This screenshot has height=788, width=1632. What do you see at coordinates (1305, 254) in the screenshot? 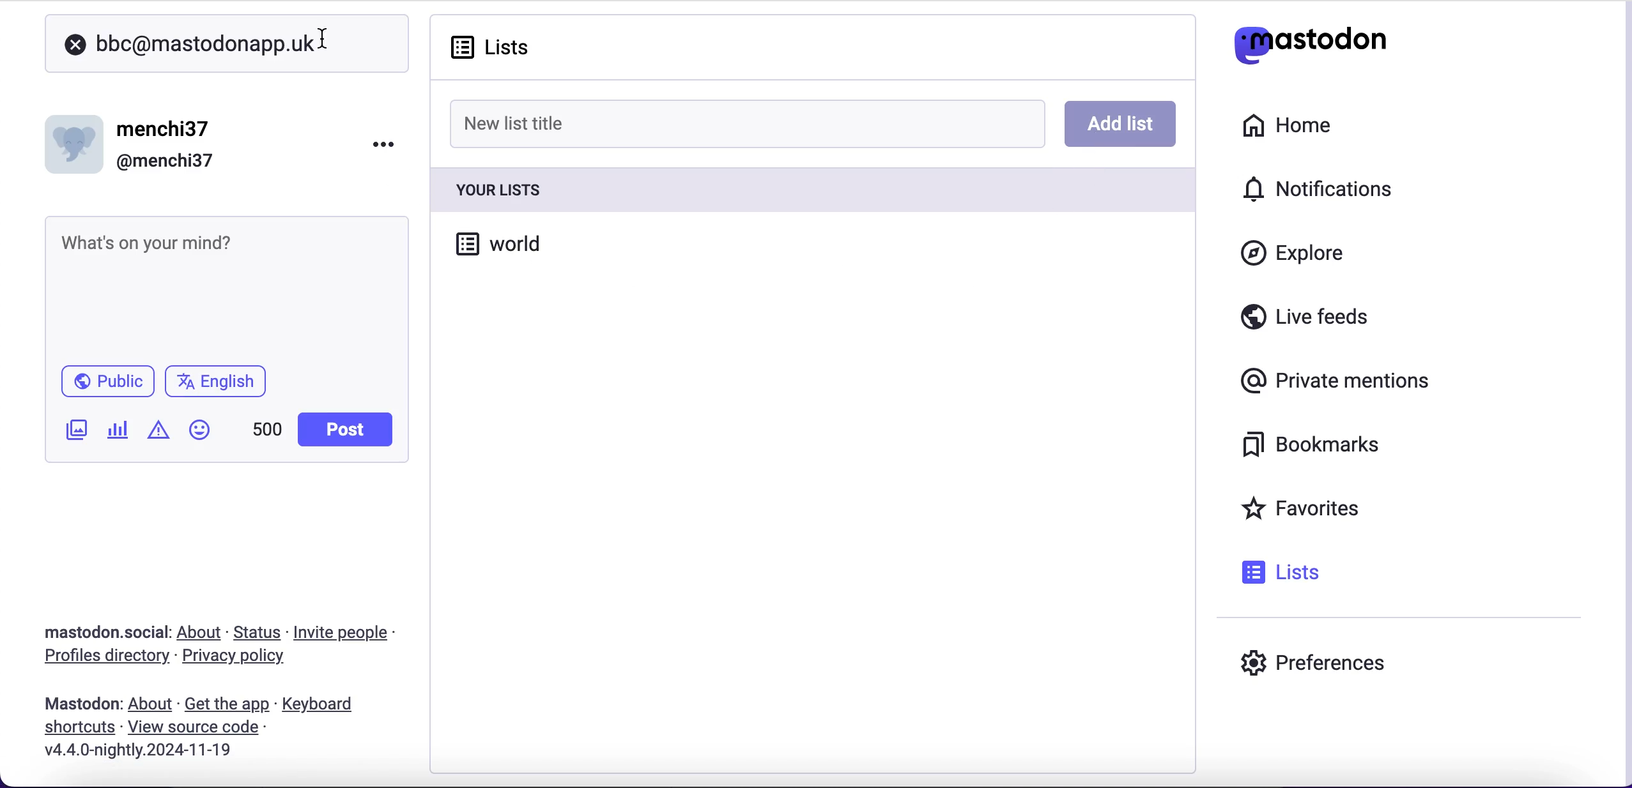
I see `explore` at bounding box center [1305, 254].